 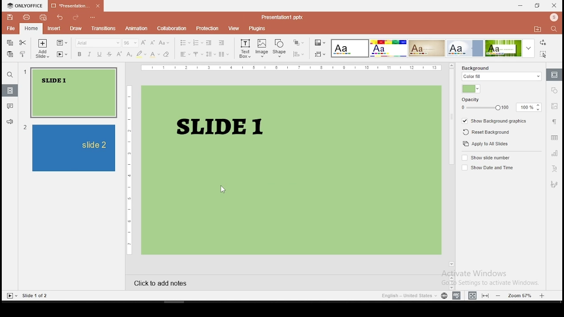 I want to click on opacity input, so click(x=529, y=108).